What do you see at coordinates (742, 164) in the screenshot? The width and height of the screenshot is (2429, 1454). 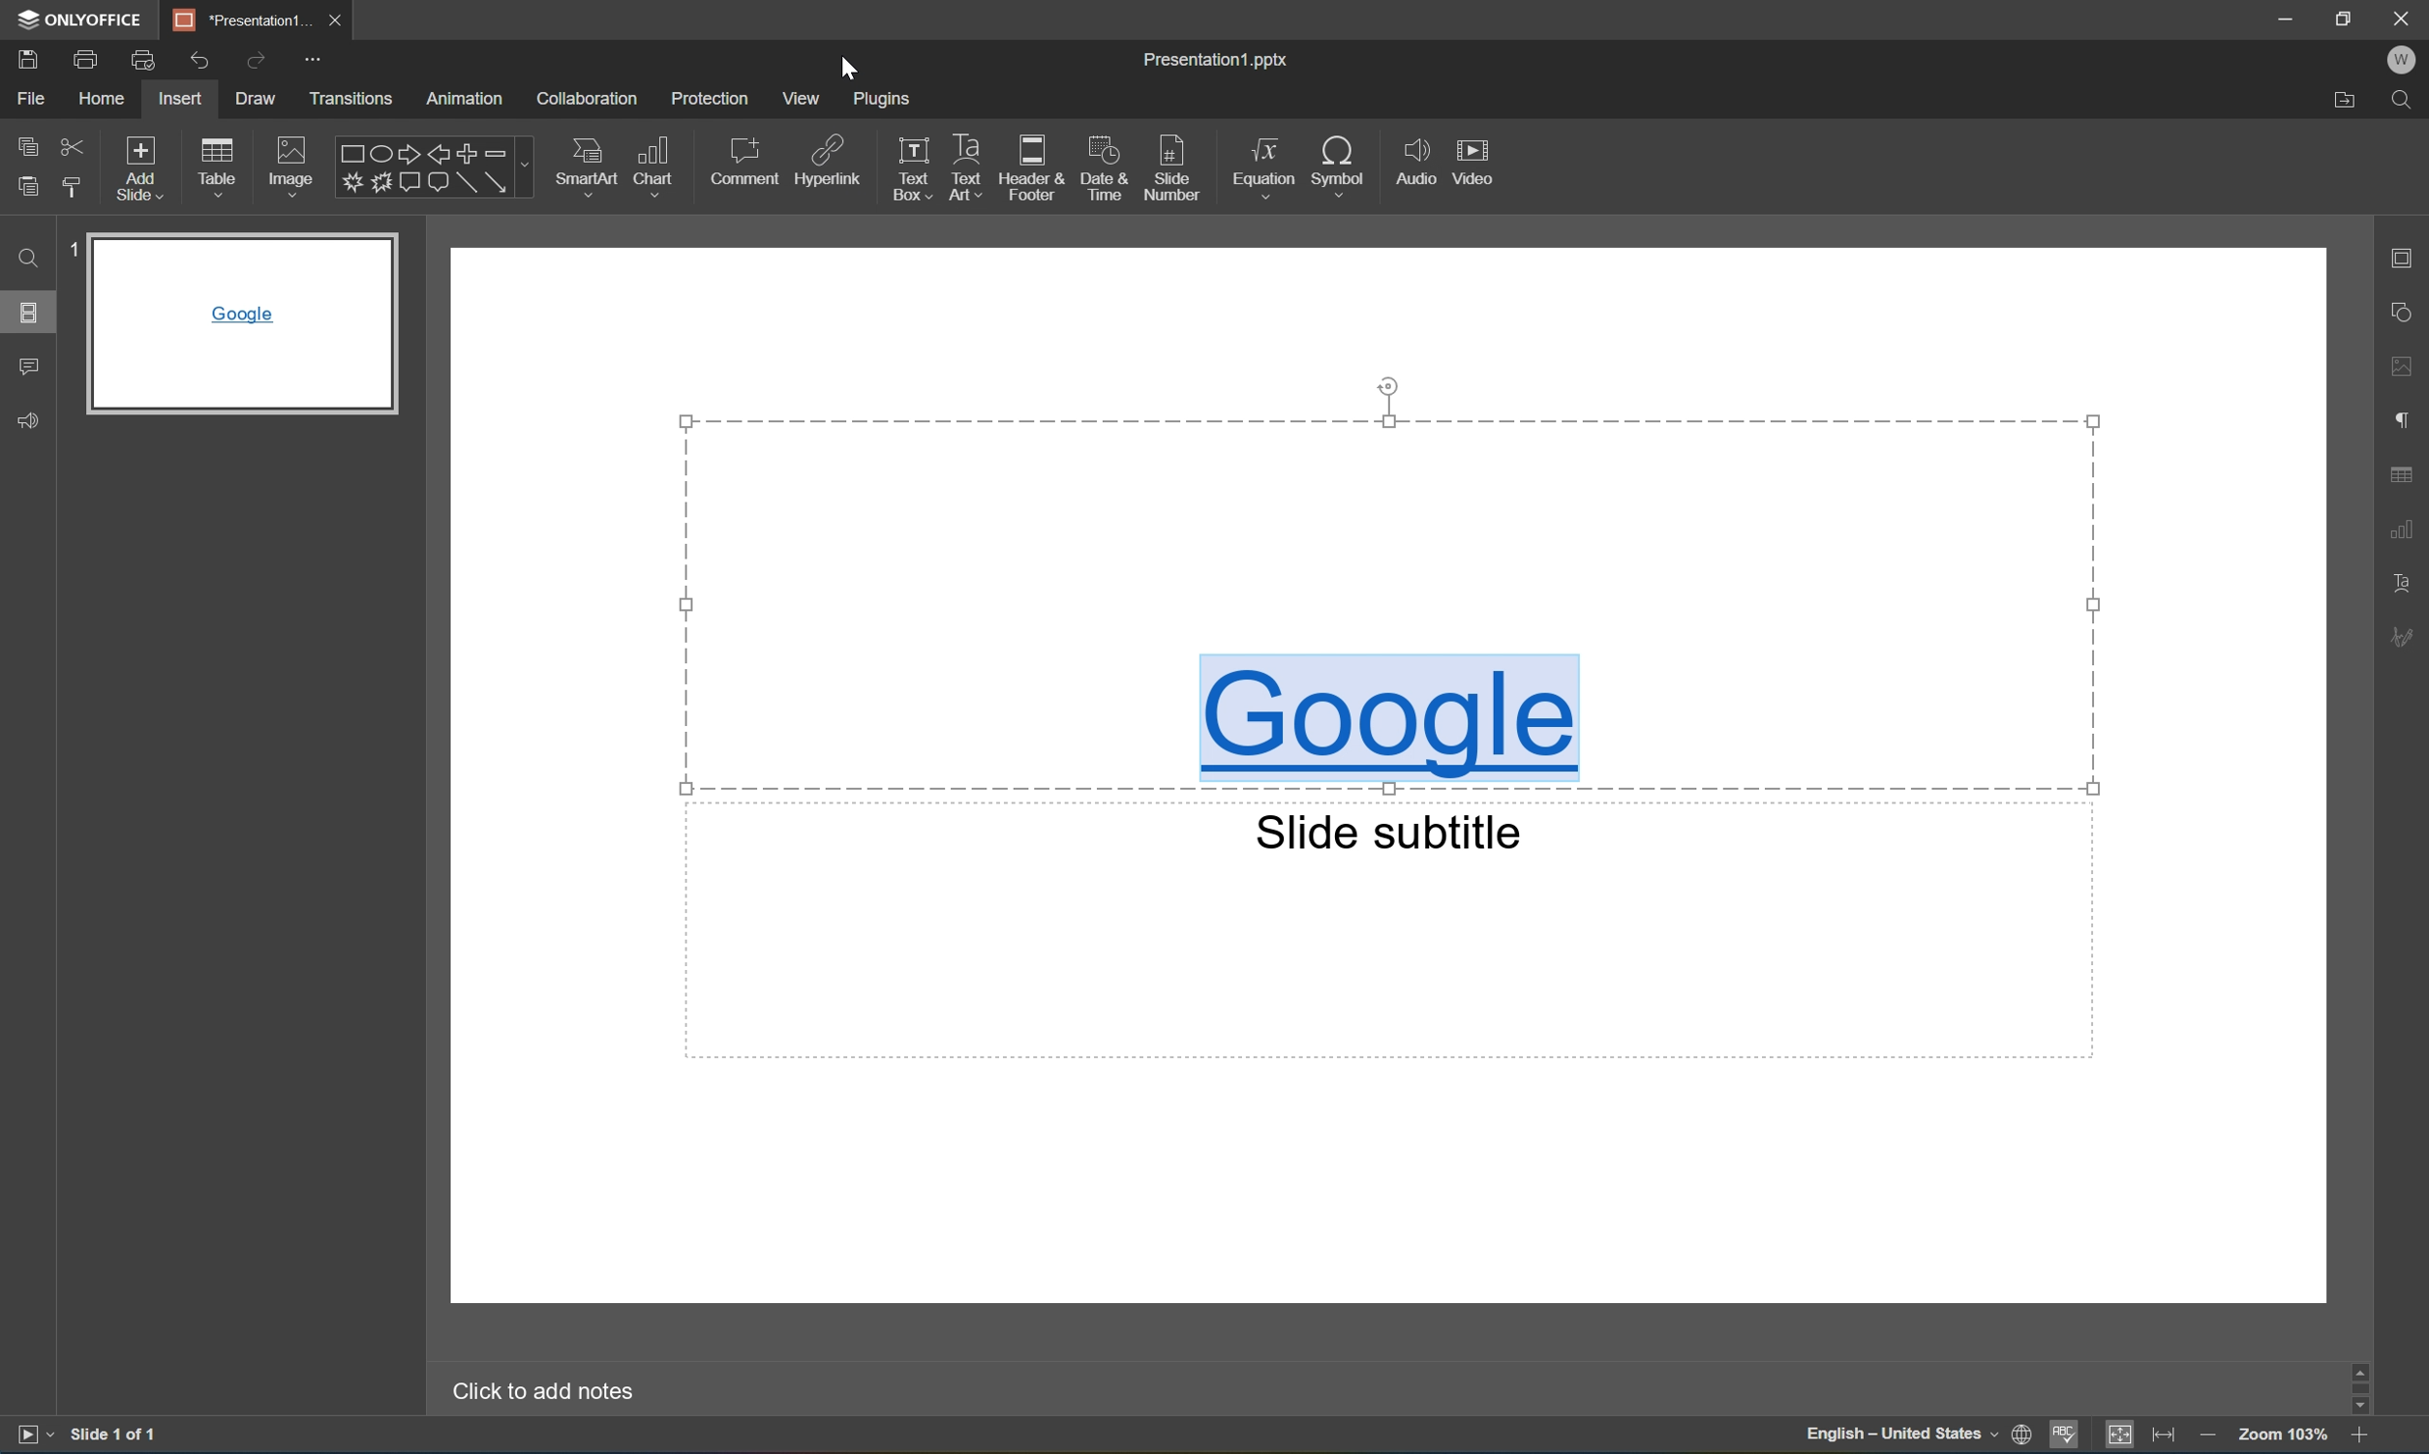 I see `Comment` at bounding box center [742, 164].